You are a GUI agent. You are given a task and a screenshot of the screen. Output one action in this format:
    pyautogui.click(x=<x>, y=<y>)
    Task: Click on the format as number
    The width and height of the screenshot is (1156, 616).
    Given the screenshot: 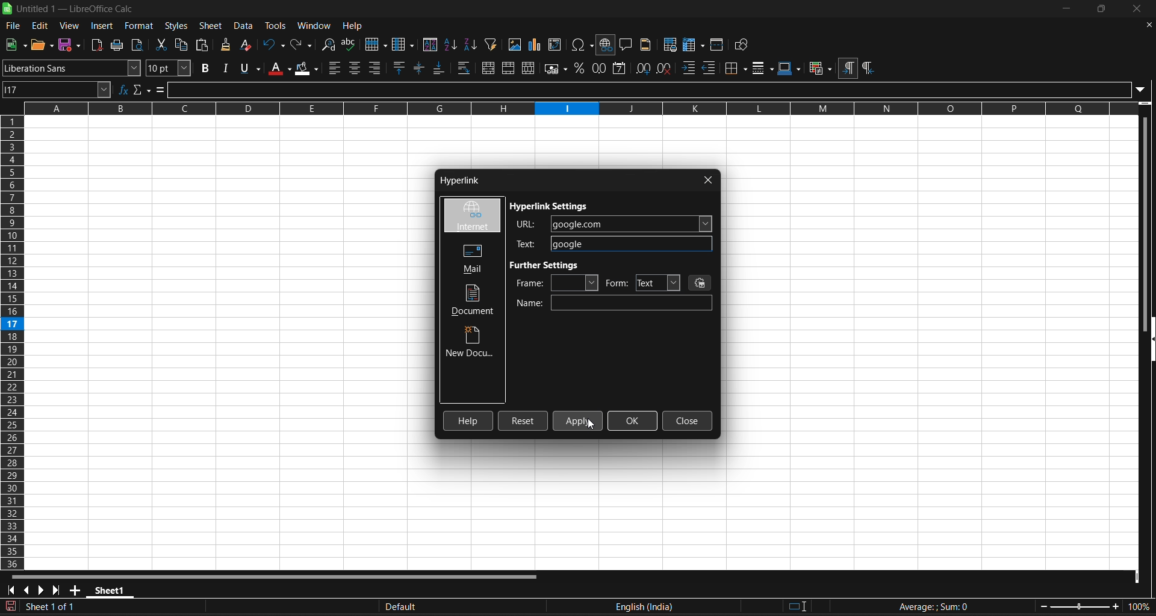 What is the action you would take?
    pyautogui.click(x=598, y=69)
    